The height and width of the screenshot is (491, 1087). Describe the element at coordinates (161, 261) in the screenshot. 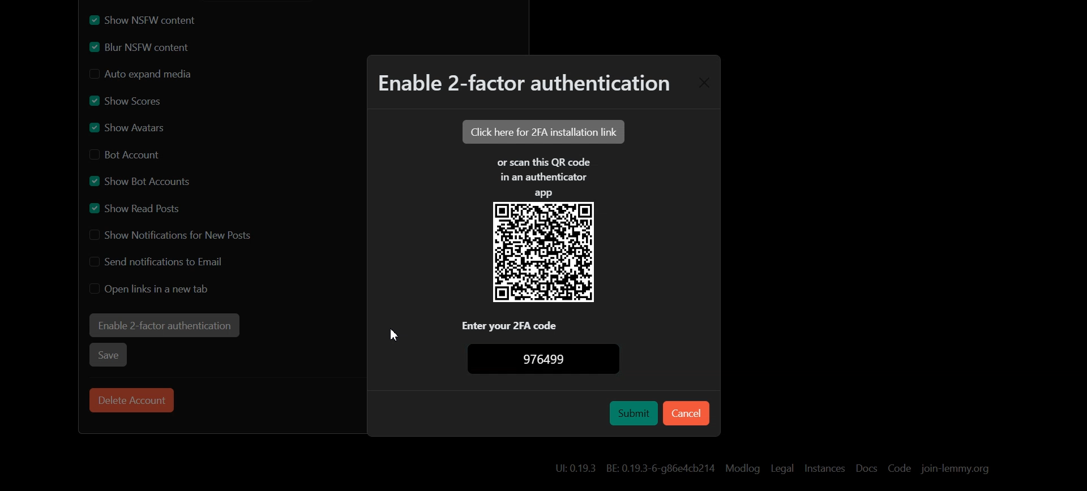

I see `Disable Send notification to Email` at that location.